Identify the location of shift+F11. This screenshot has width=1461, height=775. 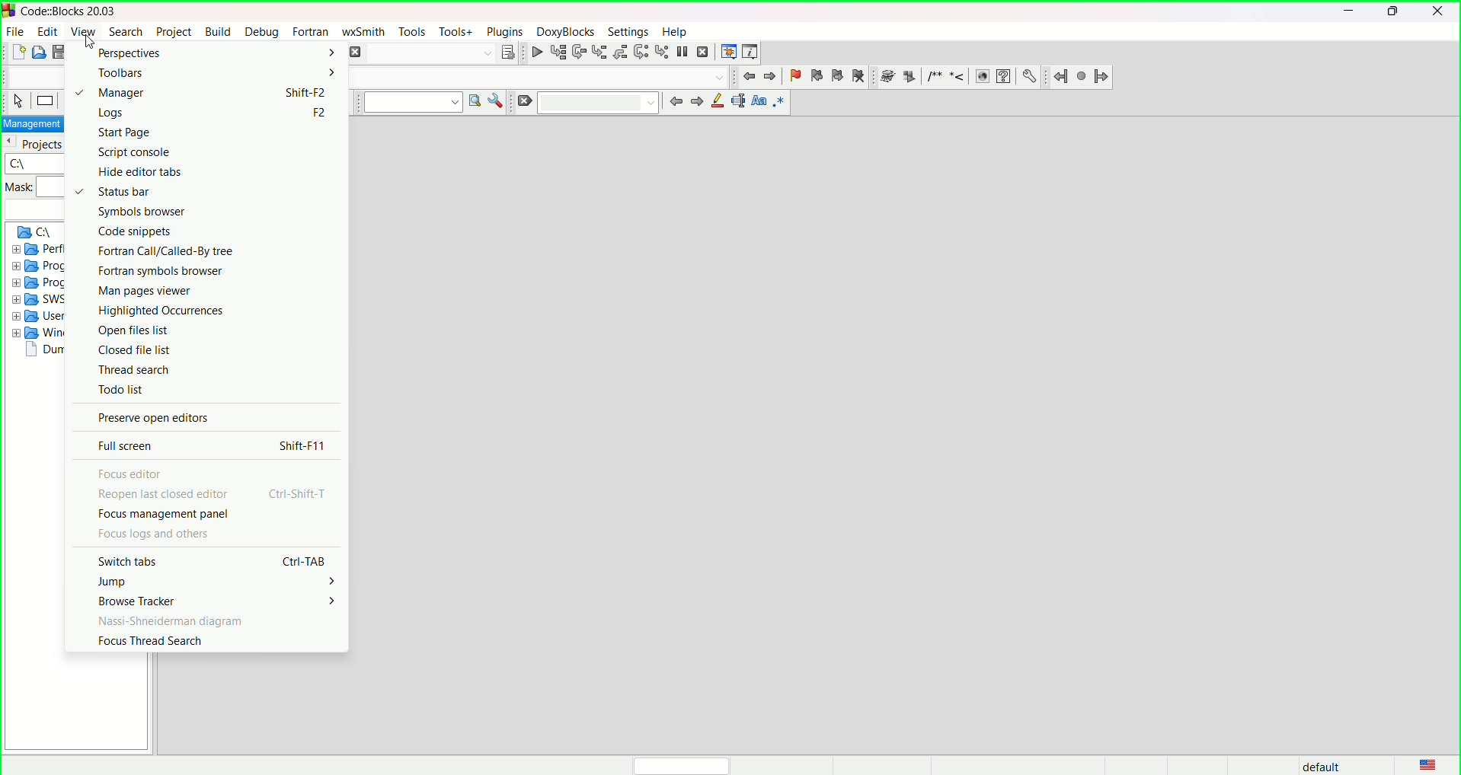
(302, 446).